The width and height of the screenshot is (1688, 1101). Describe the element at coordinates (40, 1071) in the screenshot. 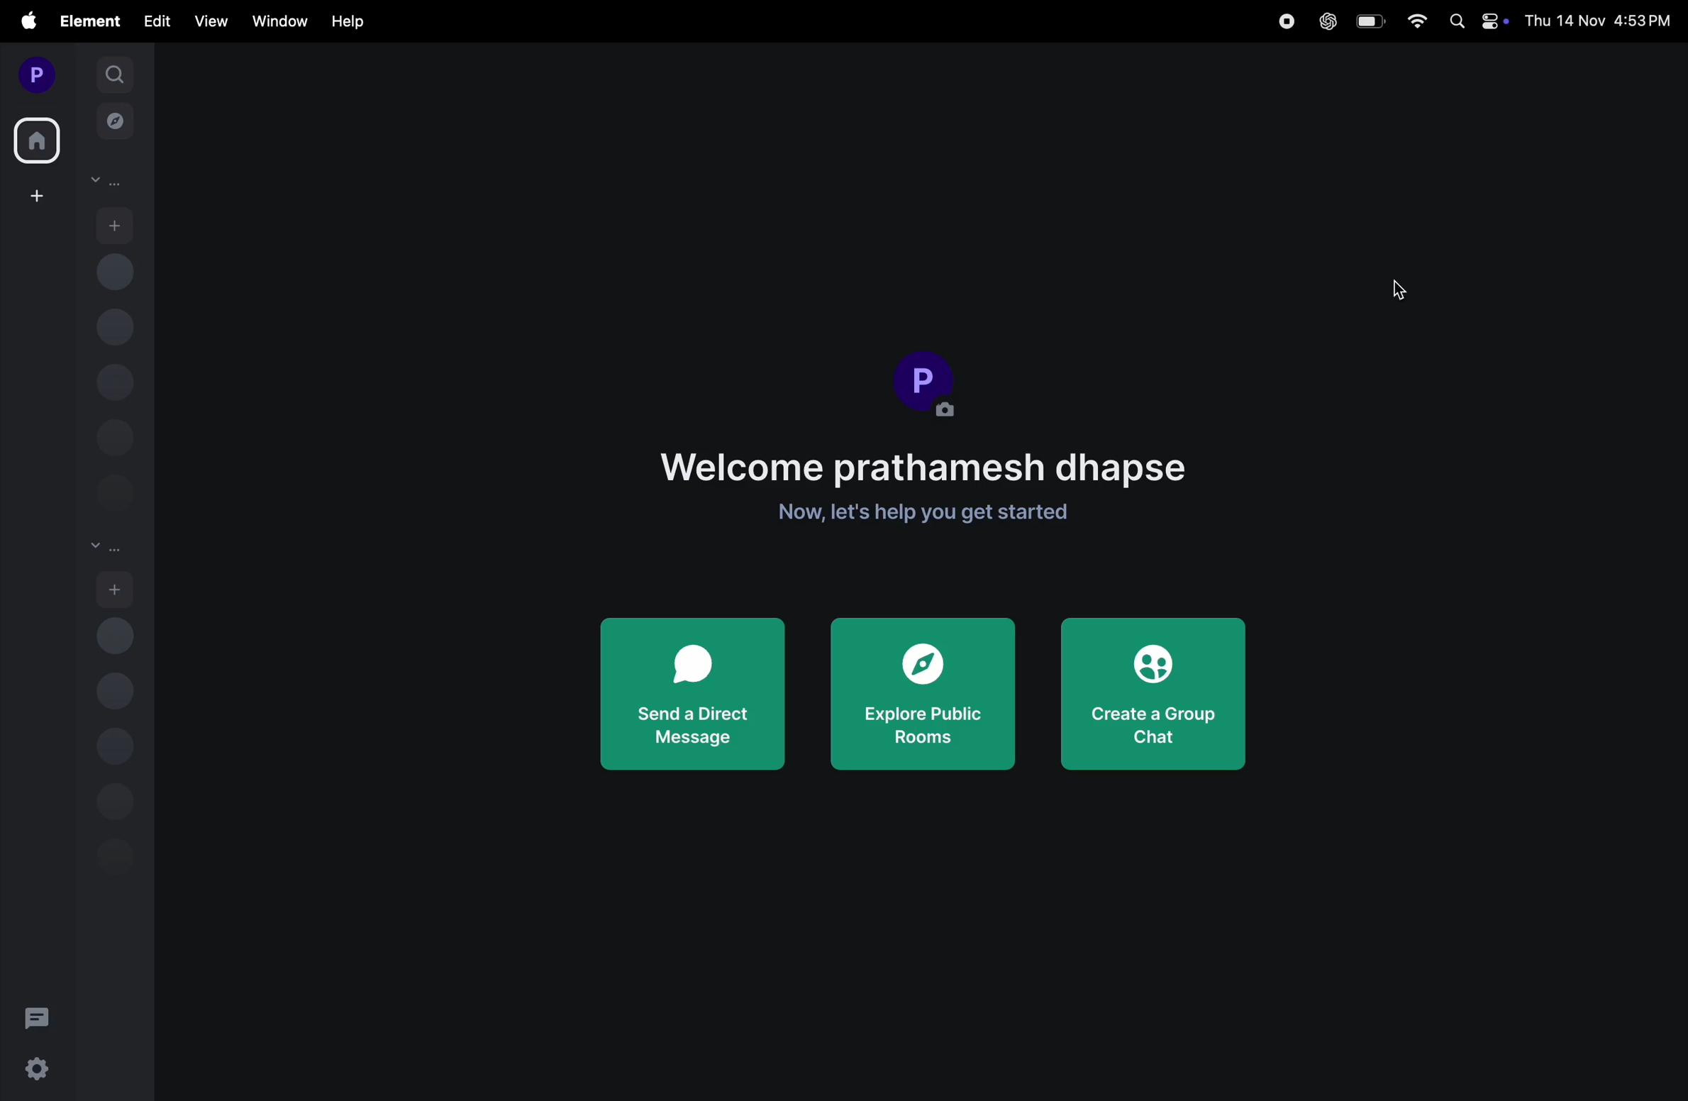

I see `settings` at that location.